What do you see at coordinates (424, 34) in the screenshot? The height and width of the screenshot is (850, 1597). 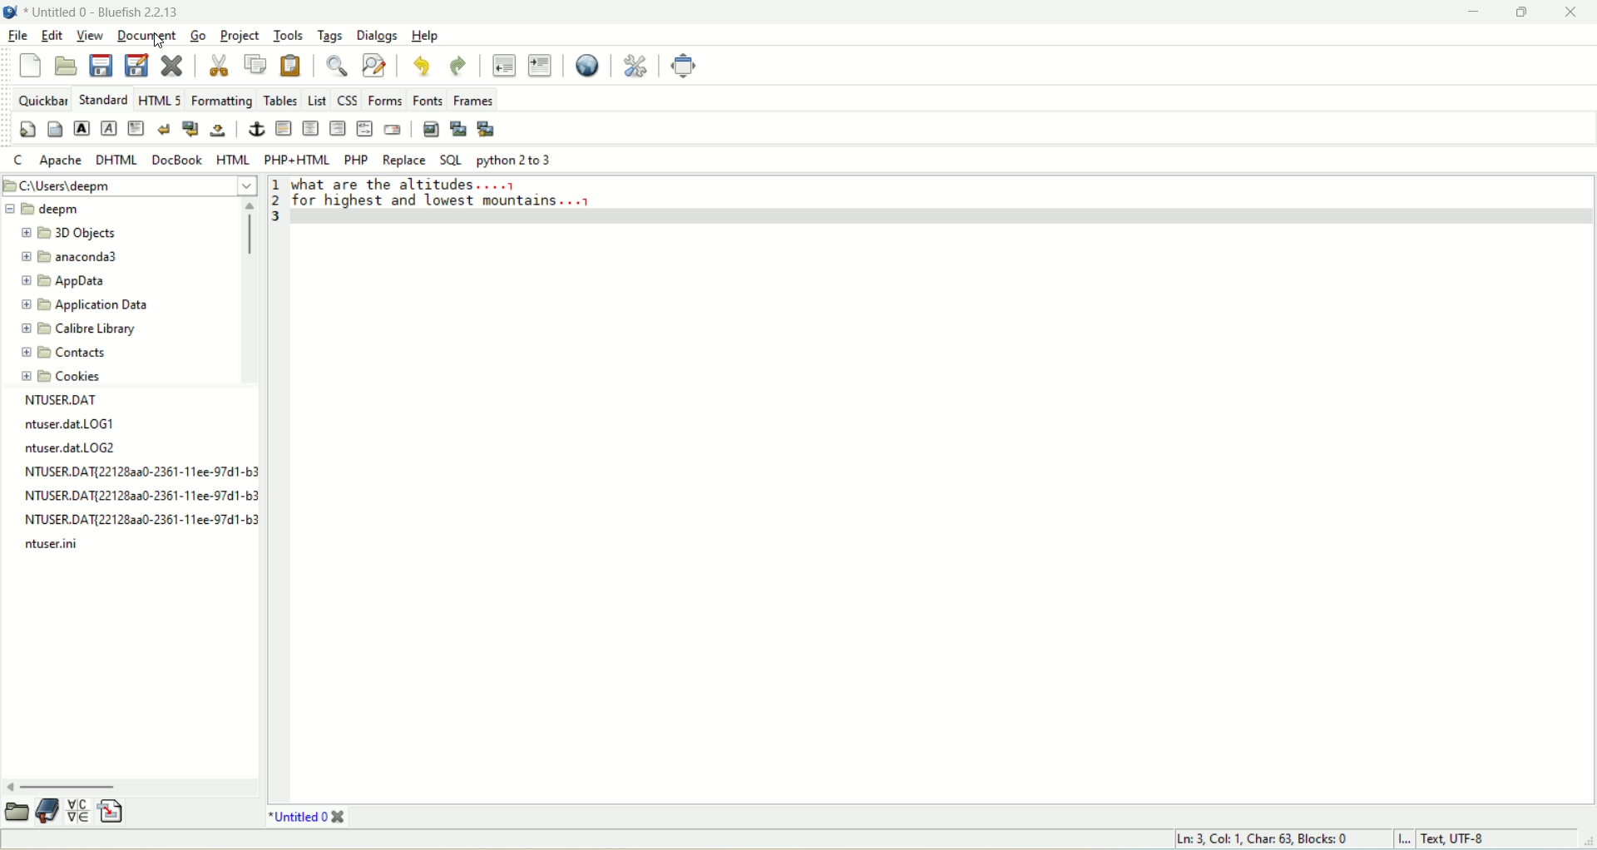 I see `help` at bounding box center [424, 34].